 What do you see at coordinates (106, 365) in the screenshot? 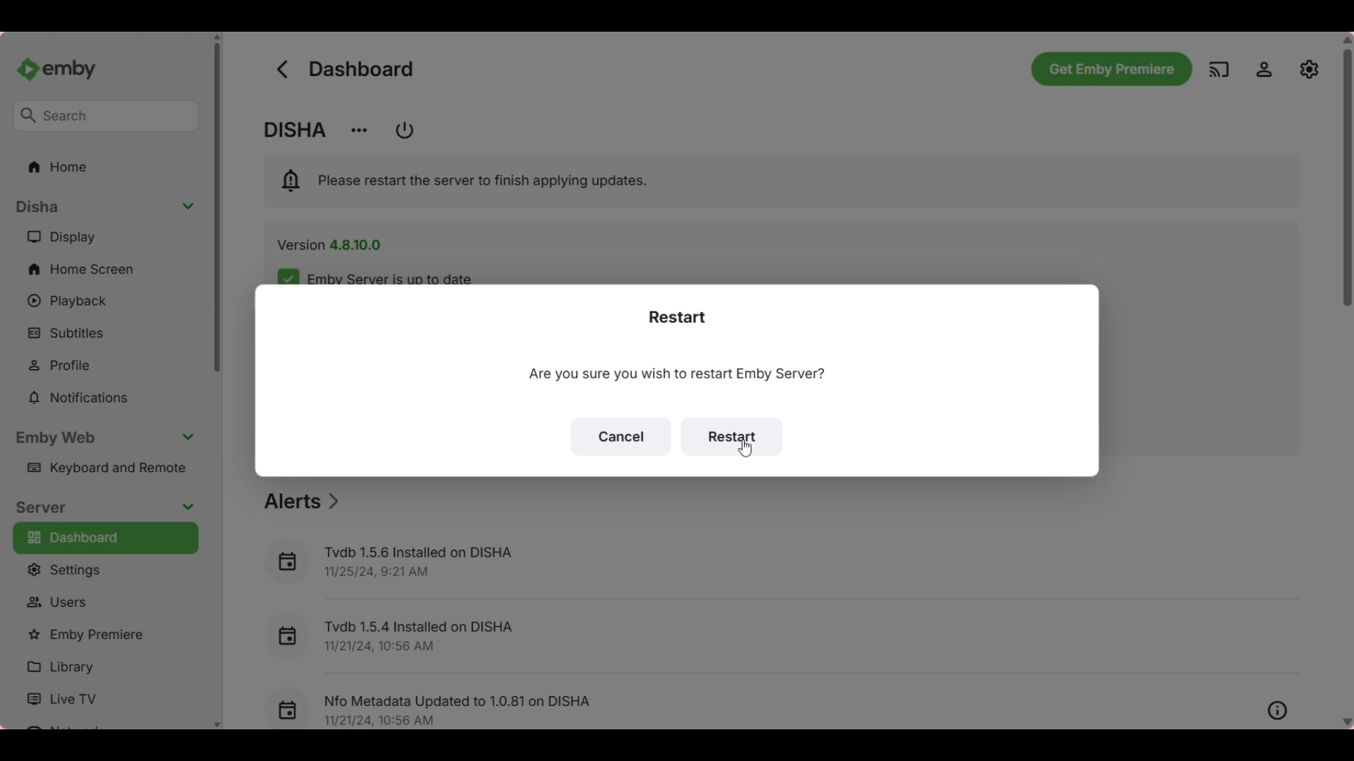
I see `Profile` at bounding box center [106, 365].